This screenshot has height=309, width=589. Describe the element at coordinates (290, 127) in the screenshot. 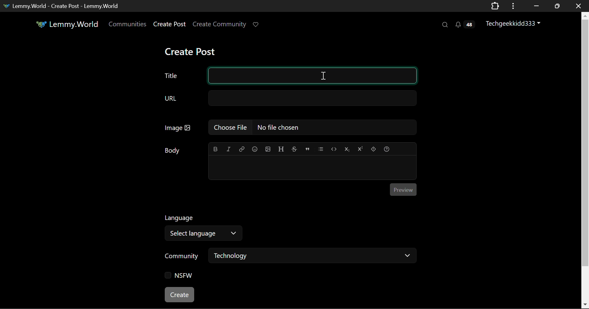

I see `Insert Image Field` at that location.